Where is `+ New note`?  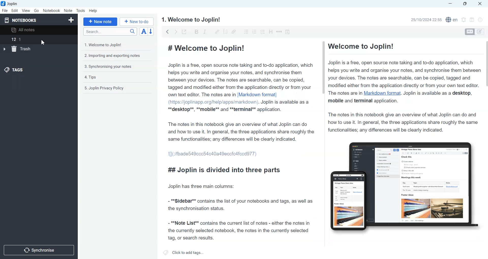
+ New note is located at coordinates (100, 22).